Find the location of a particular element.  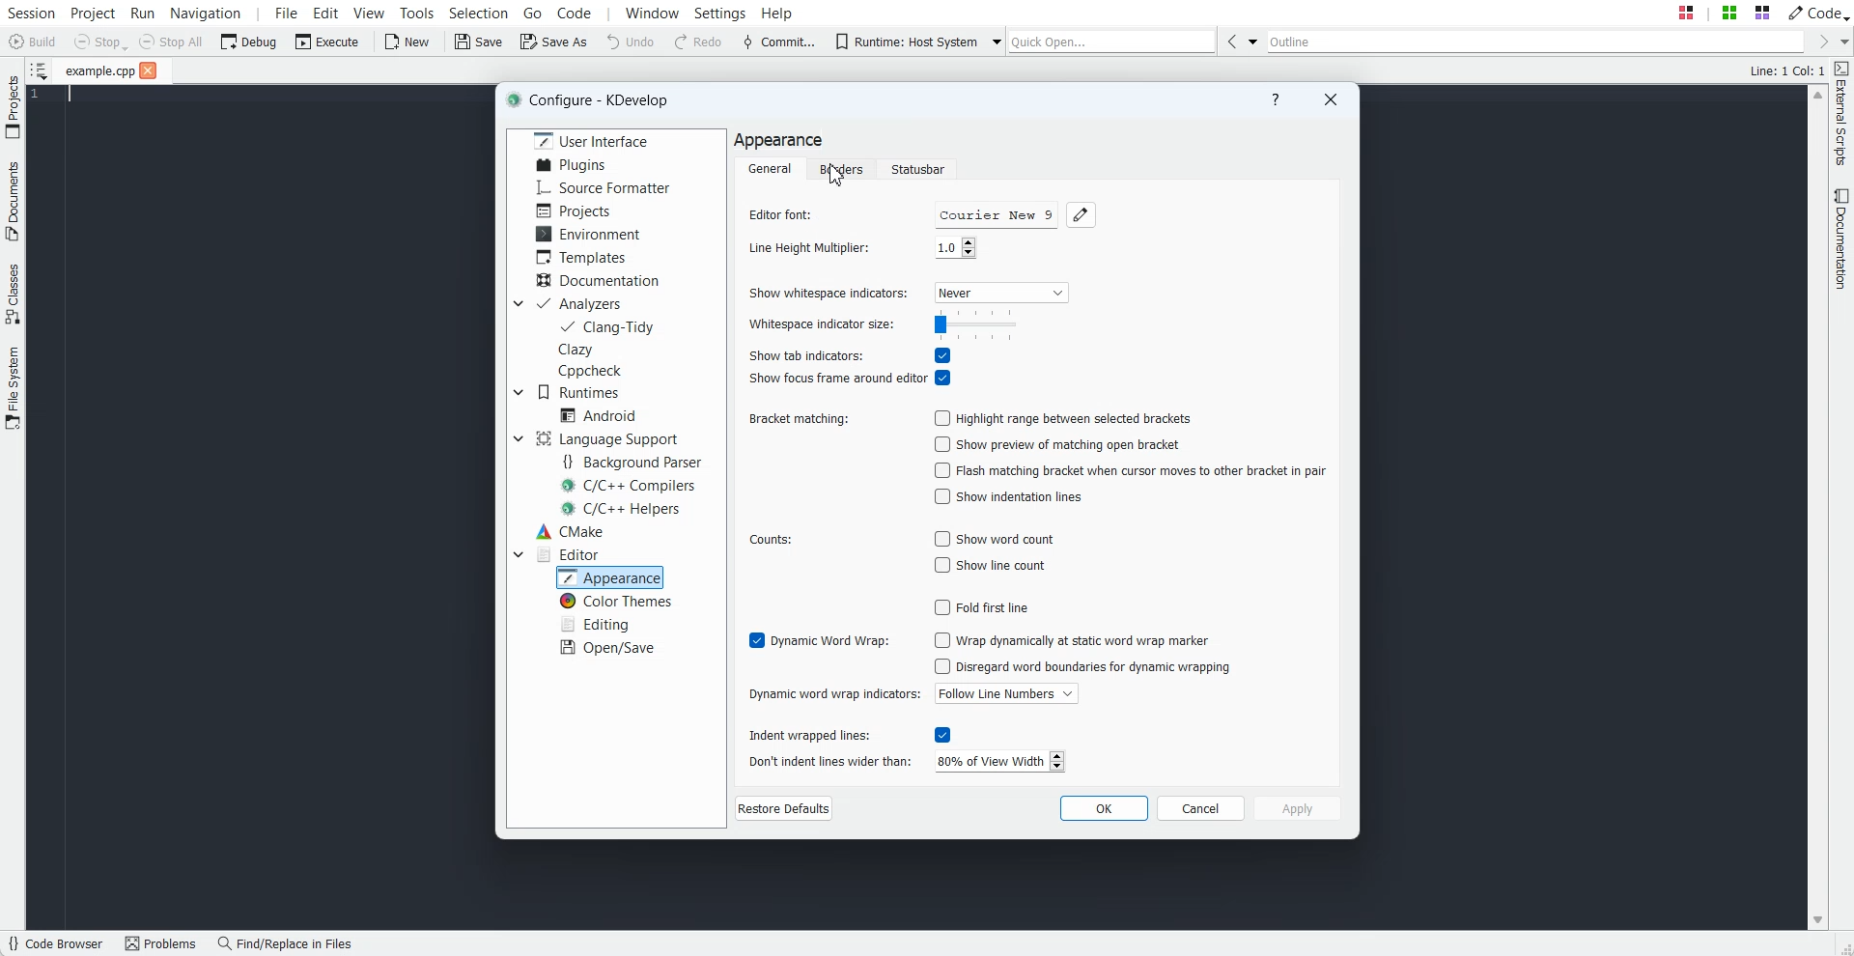

Build is located at coordinates (31, 41).